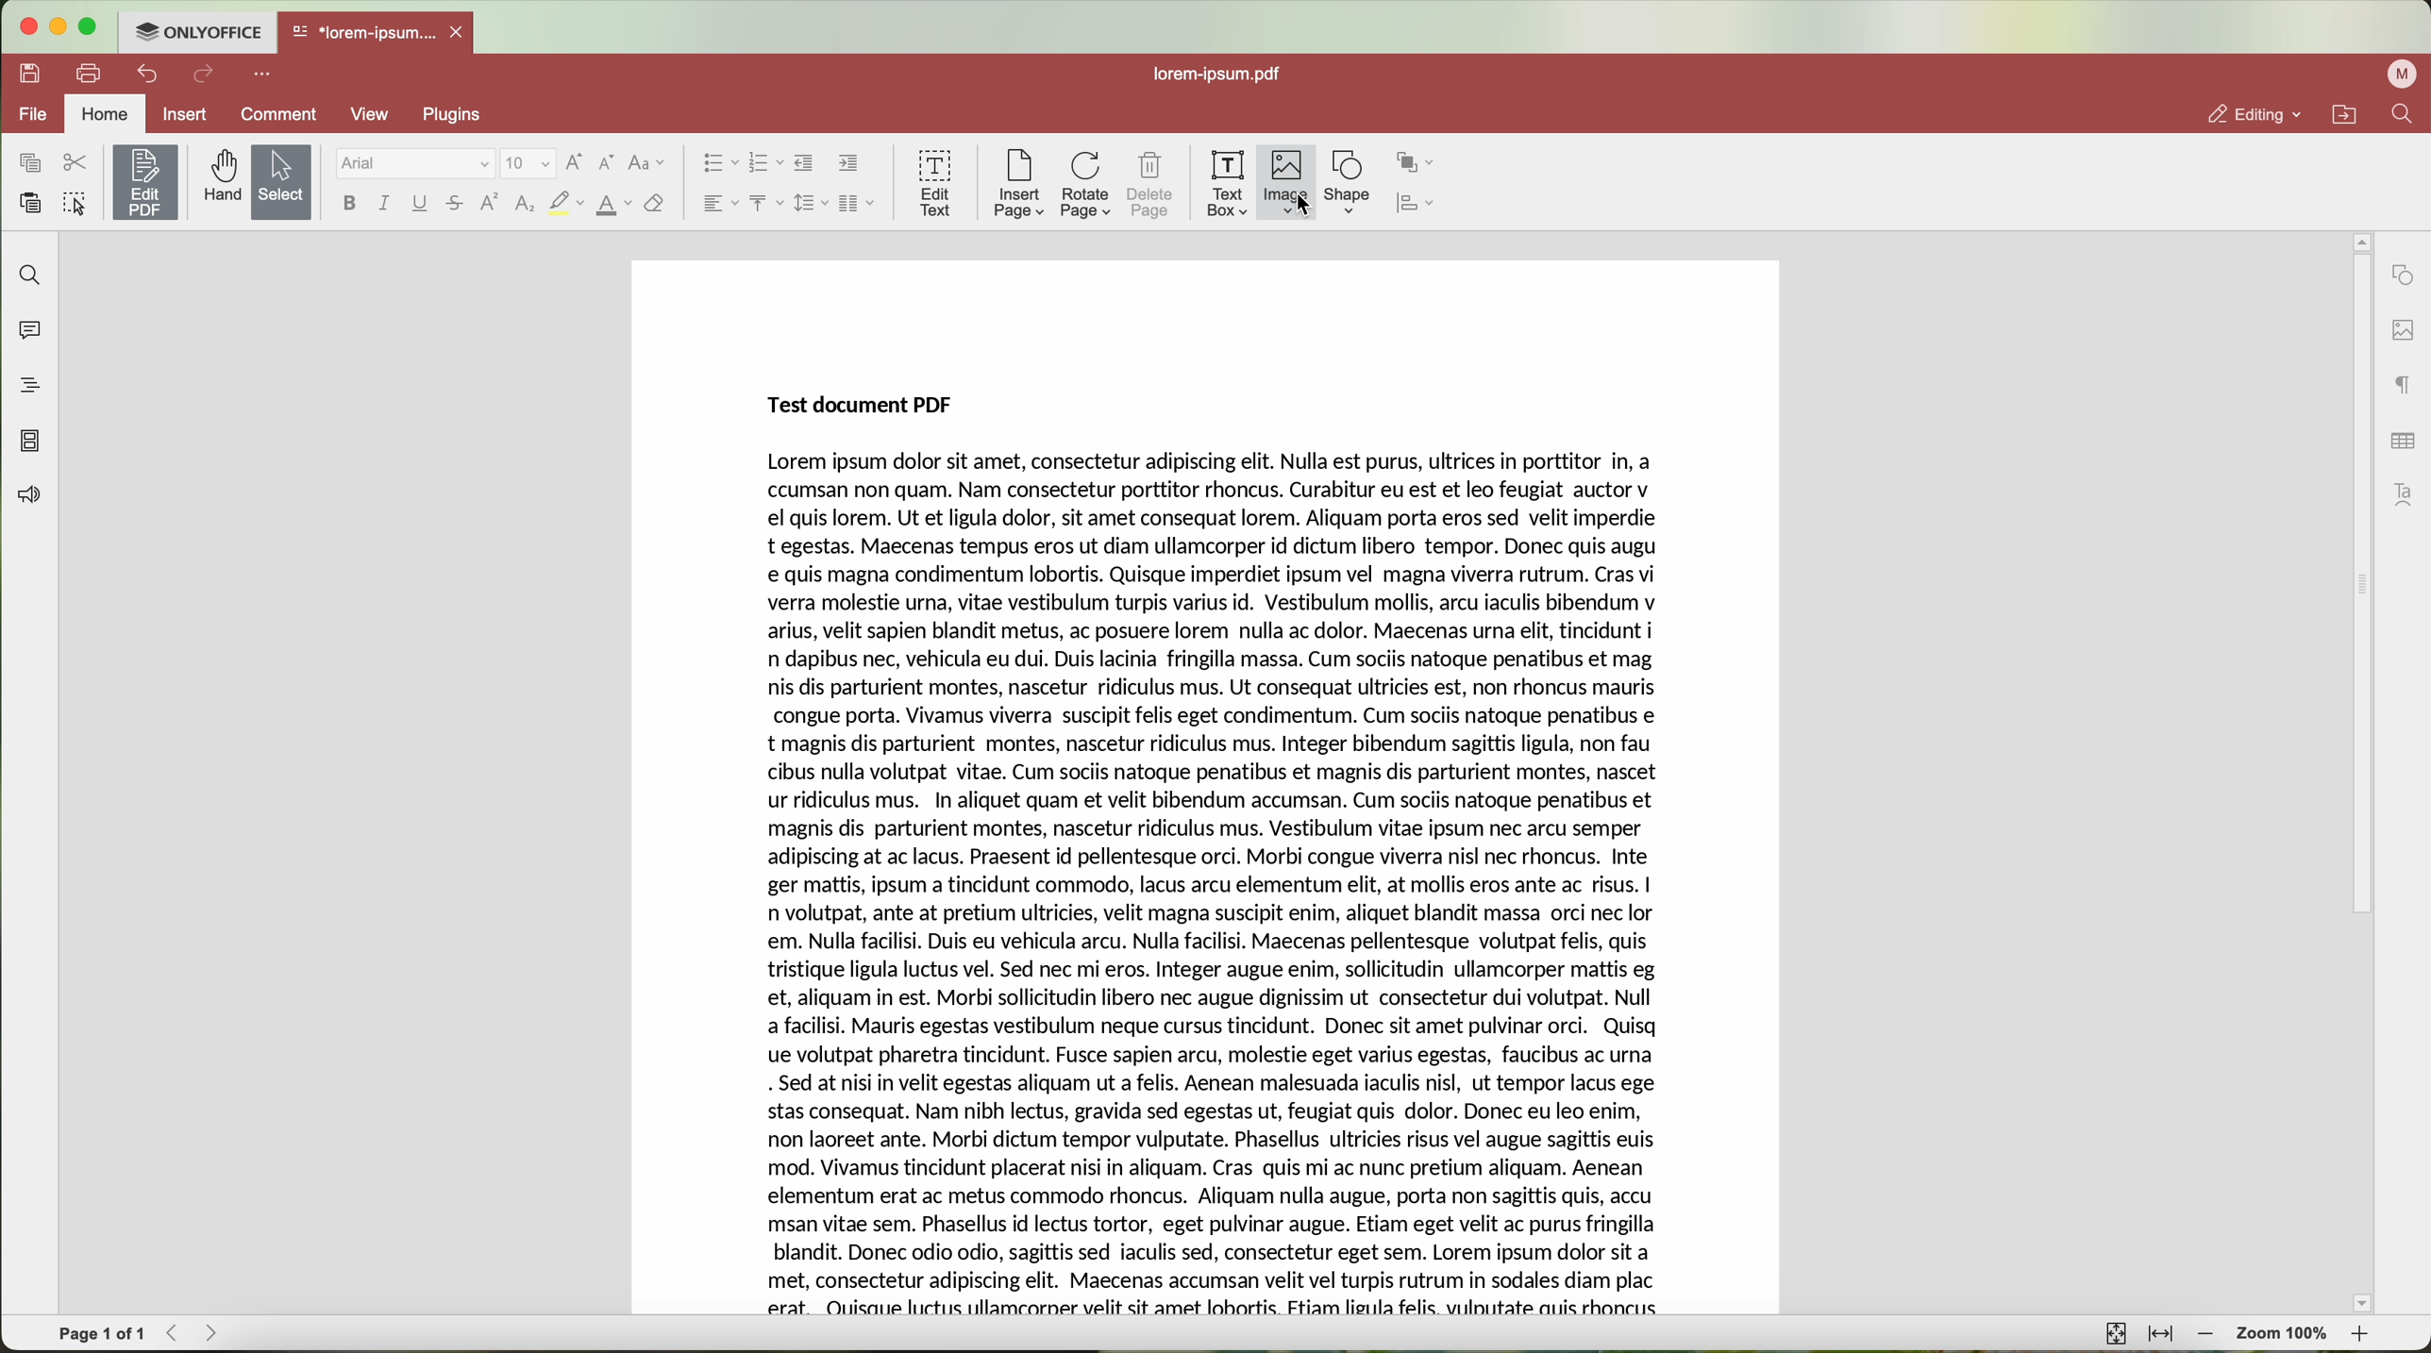 Image resolution: width=2431 pixels, height=1353 pixels. I want to click on line spacing, so click(811, 203).